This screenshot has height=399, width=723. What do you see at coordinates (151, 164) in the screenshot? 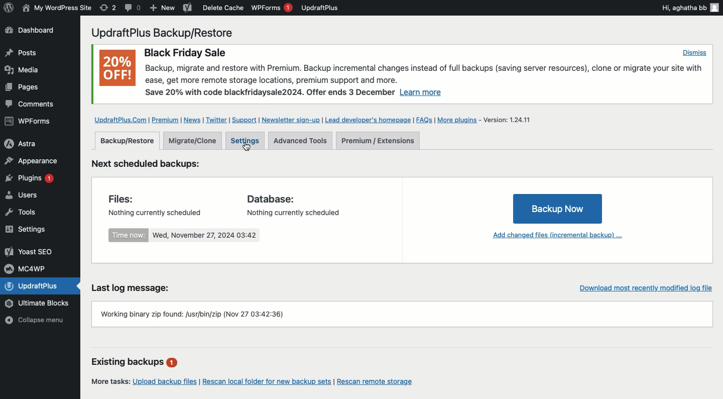
I see `Next scheduled backups` at bounding box center [151, 164].